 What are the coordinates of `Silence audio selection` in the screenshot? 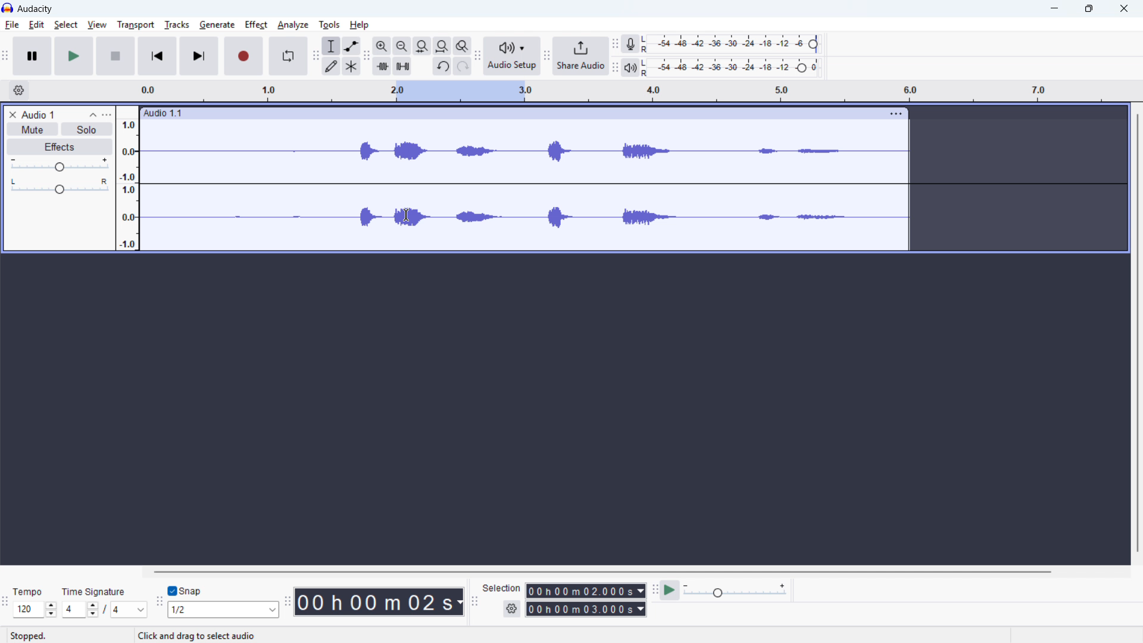 It's located at (402, 66).